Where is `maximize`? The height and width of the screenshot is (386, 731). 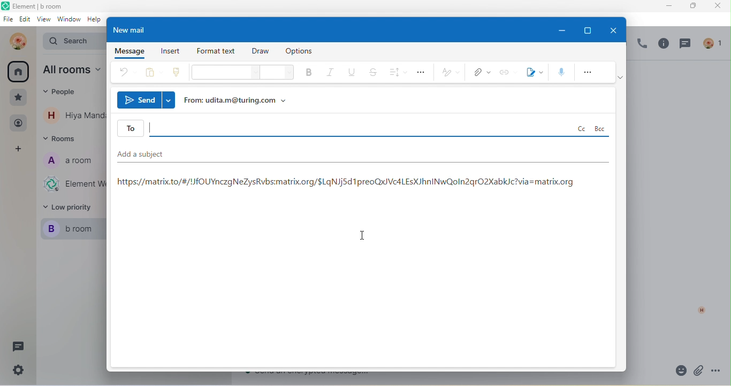 maximize is located at coordinates (691, 6).